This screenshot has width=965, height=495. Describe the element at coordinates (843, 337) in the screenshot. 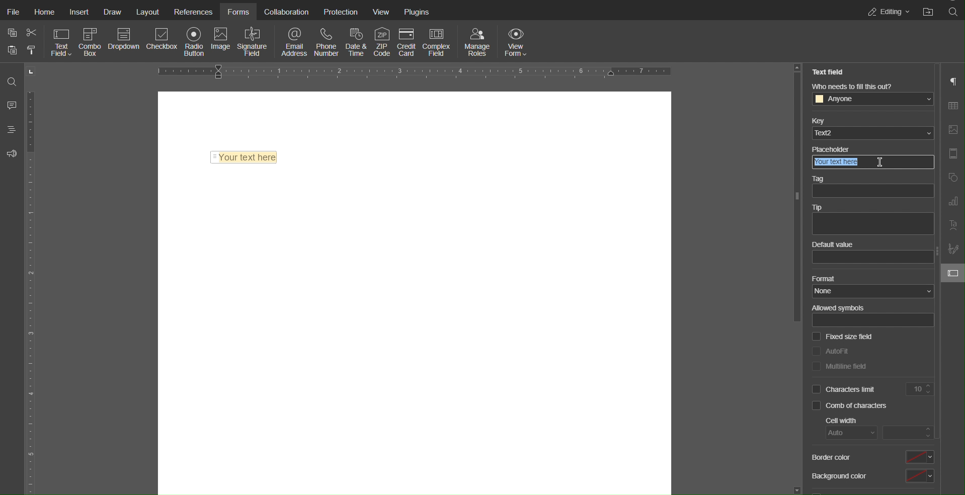

I see `Fixed size field` at that location.